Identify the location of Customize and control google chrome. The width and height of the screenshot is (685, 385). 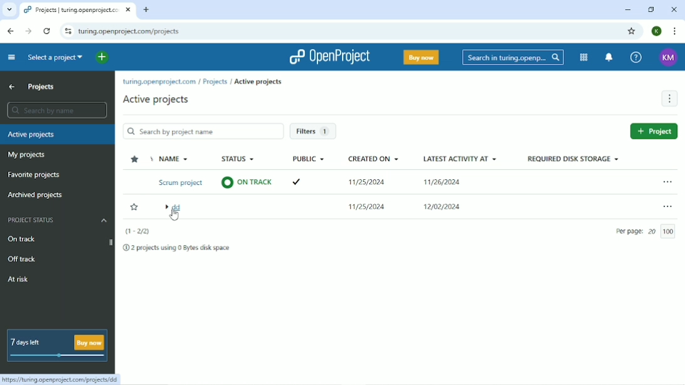
(674, 31).